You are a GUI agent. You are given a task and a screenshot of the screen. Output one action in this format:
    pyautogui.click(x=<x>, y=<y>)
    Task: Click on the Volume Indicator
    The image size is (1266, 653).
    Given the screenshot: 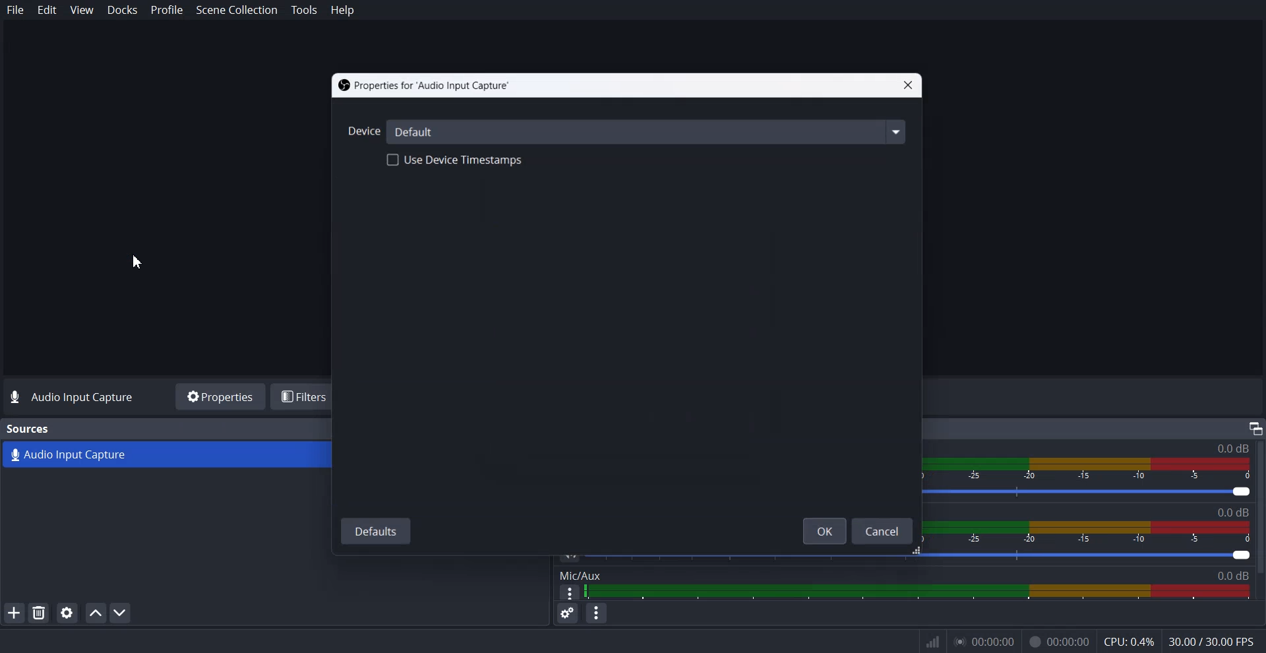 What is the action you would take?
    pyautogui.click(x=1092, y=468)
    